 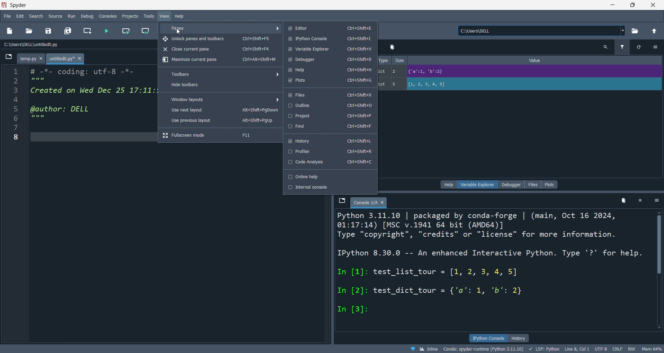 I want to click on history, so click(x=329, y=139).